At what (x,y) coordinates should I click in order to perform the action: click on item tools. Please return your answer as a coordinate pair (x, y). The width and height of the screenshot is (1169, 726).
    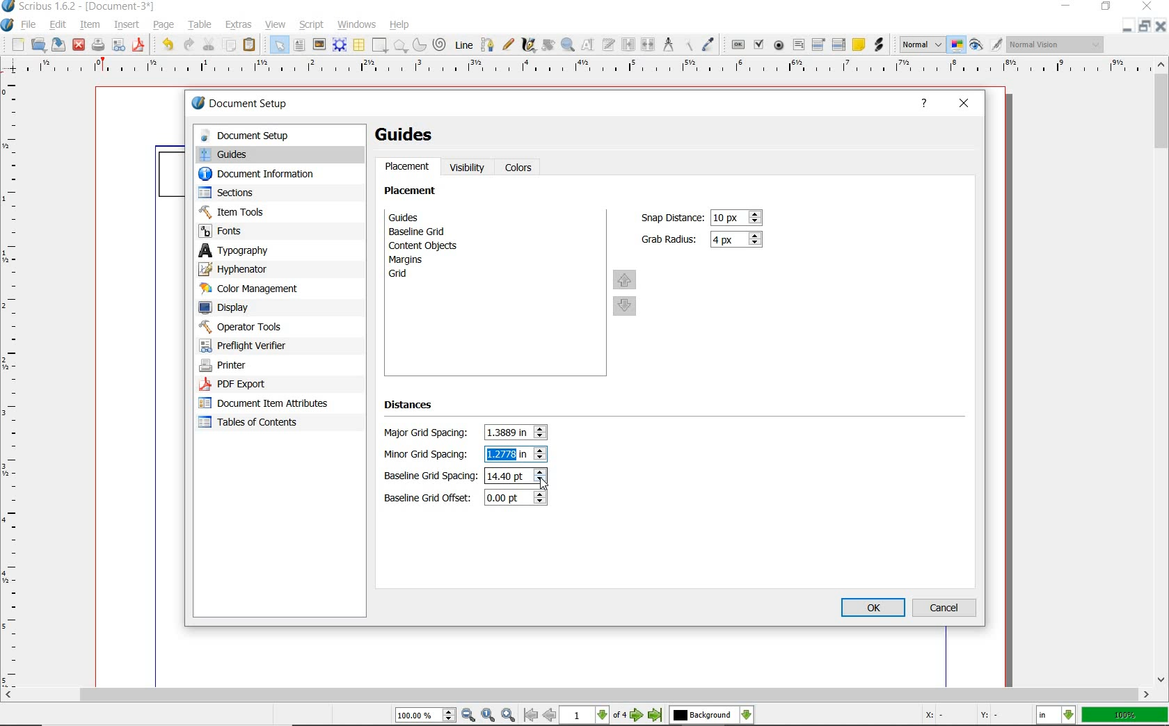
    Looking at the image, I should click on (271, 211).